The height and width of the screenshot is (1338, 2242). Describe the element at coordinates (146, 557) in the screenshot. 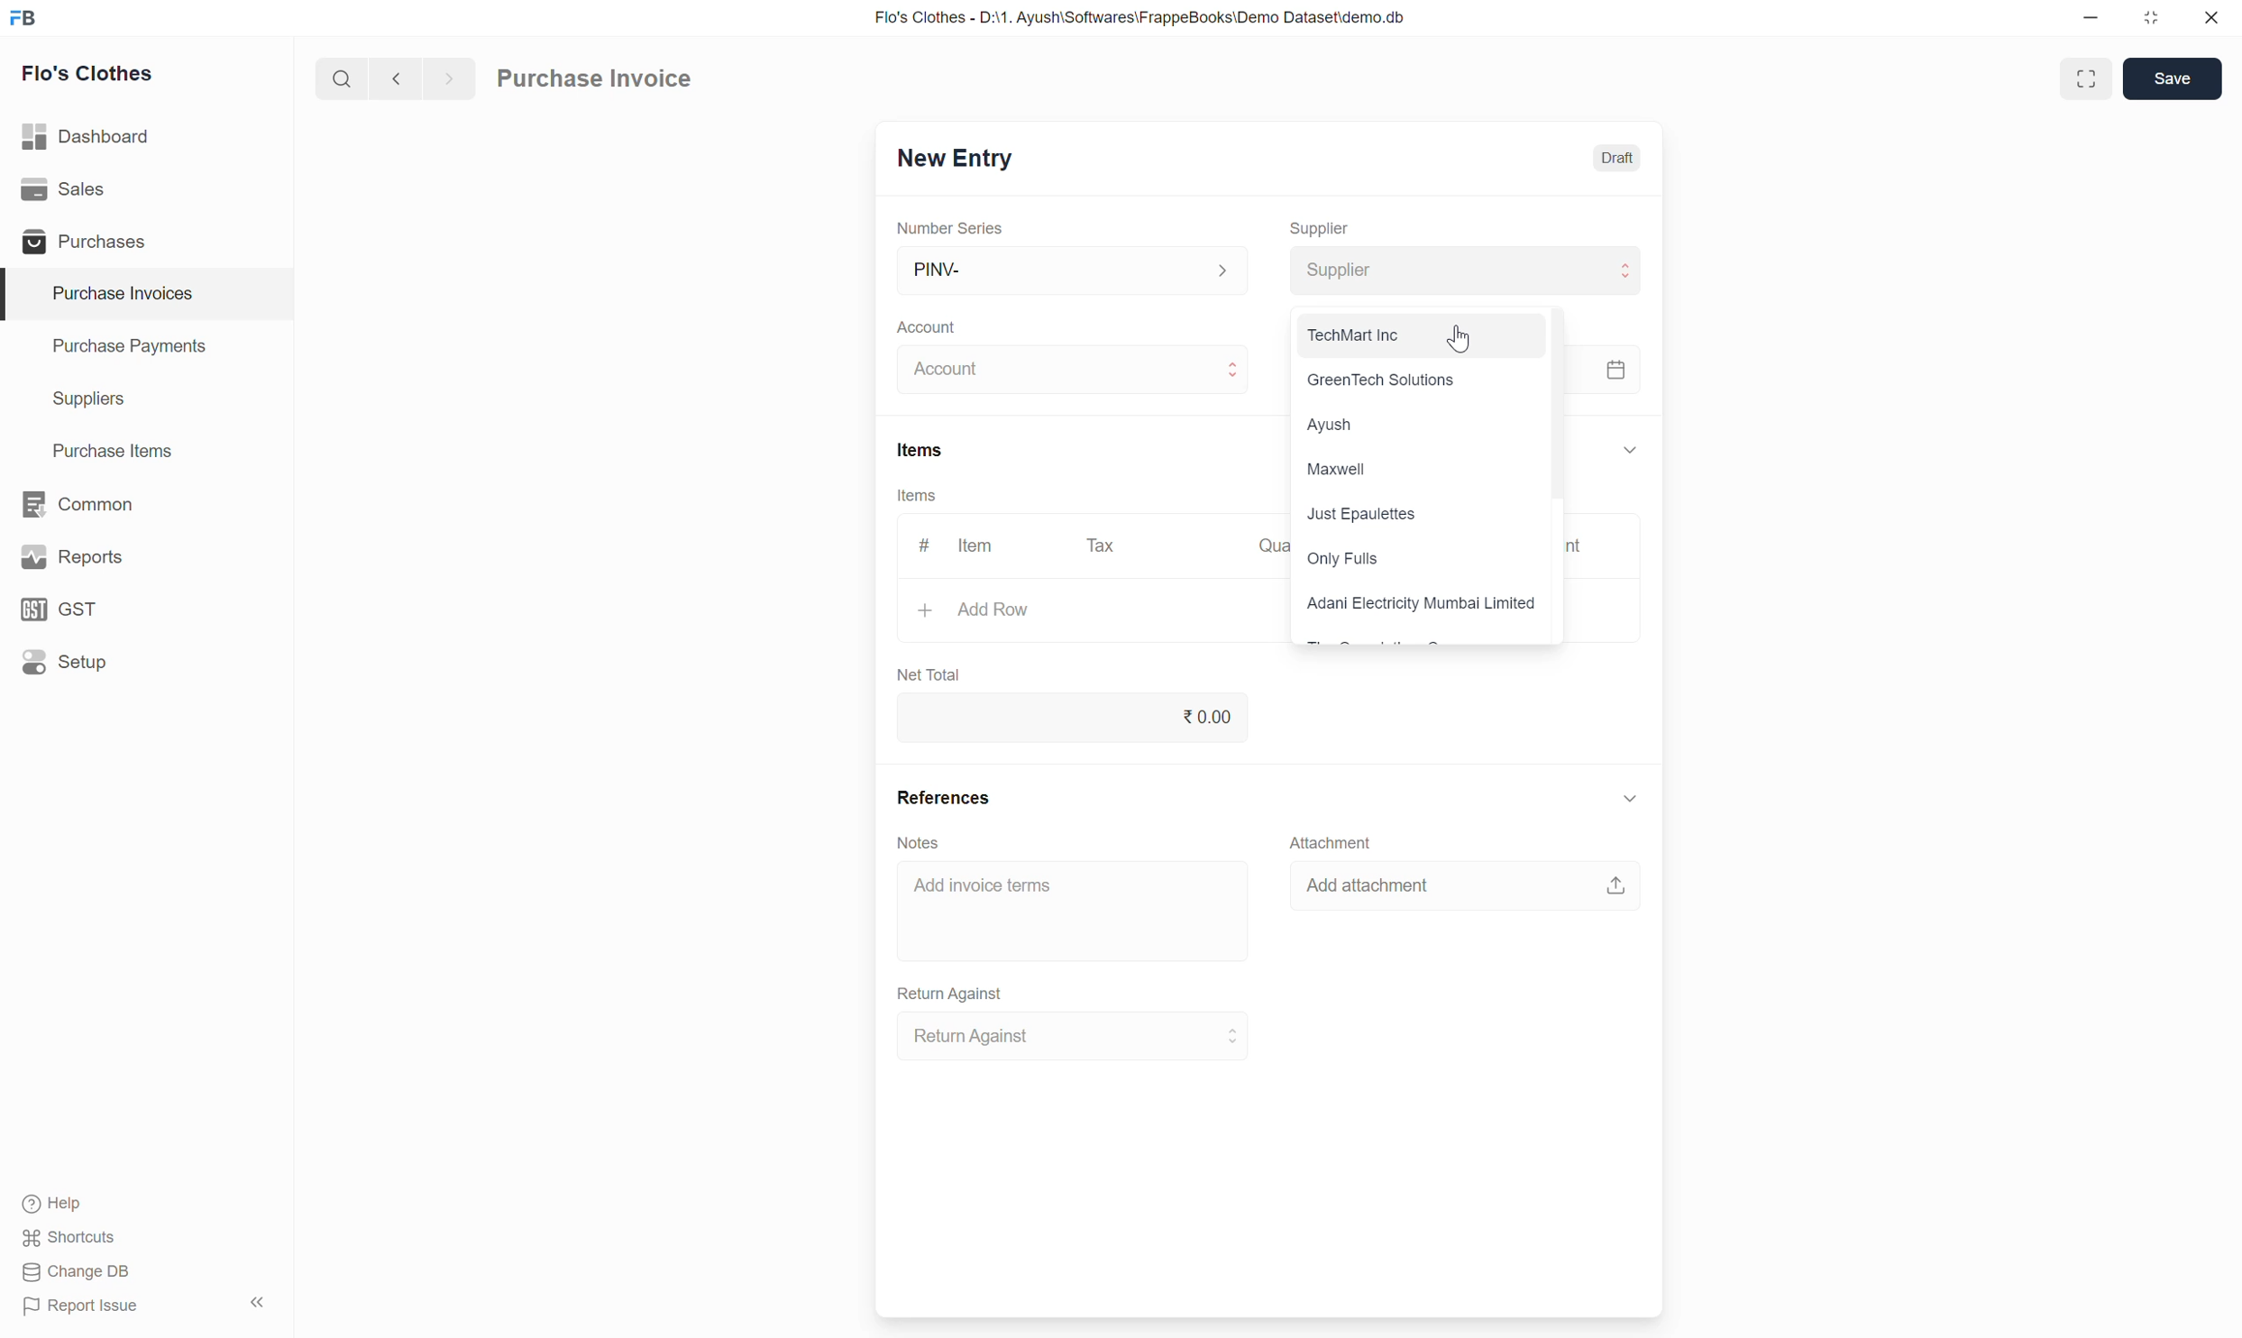

I see `Reports` at that location.